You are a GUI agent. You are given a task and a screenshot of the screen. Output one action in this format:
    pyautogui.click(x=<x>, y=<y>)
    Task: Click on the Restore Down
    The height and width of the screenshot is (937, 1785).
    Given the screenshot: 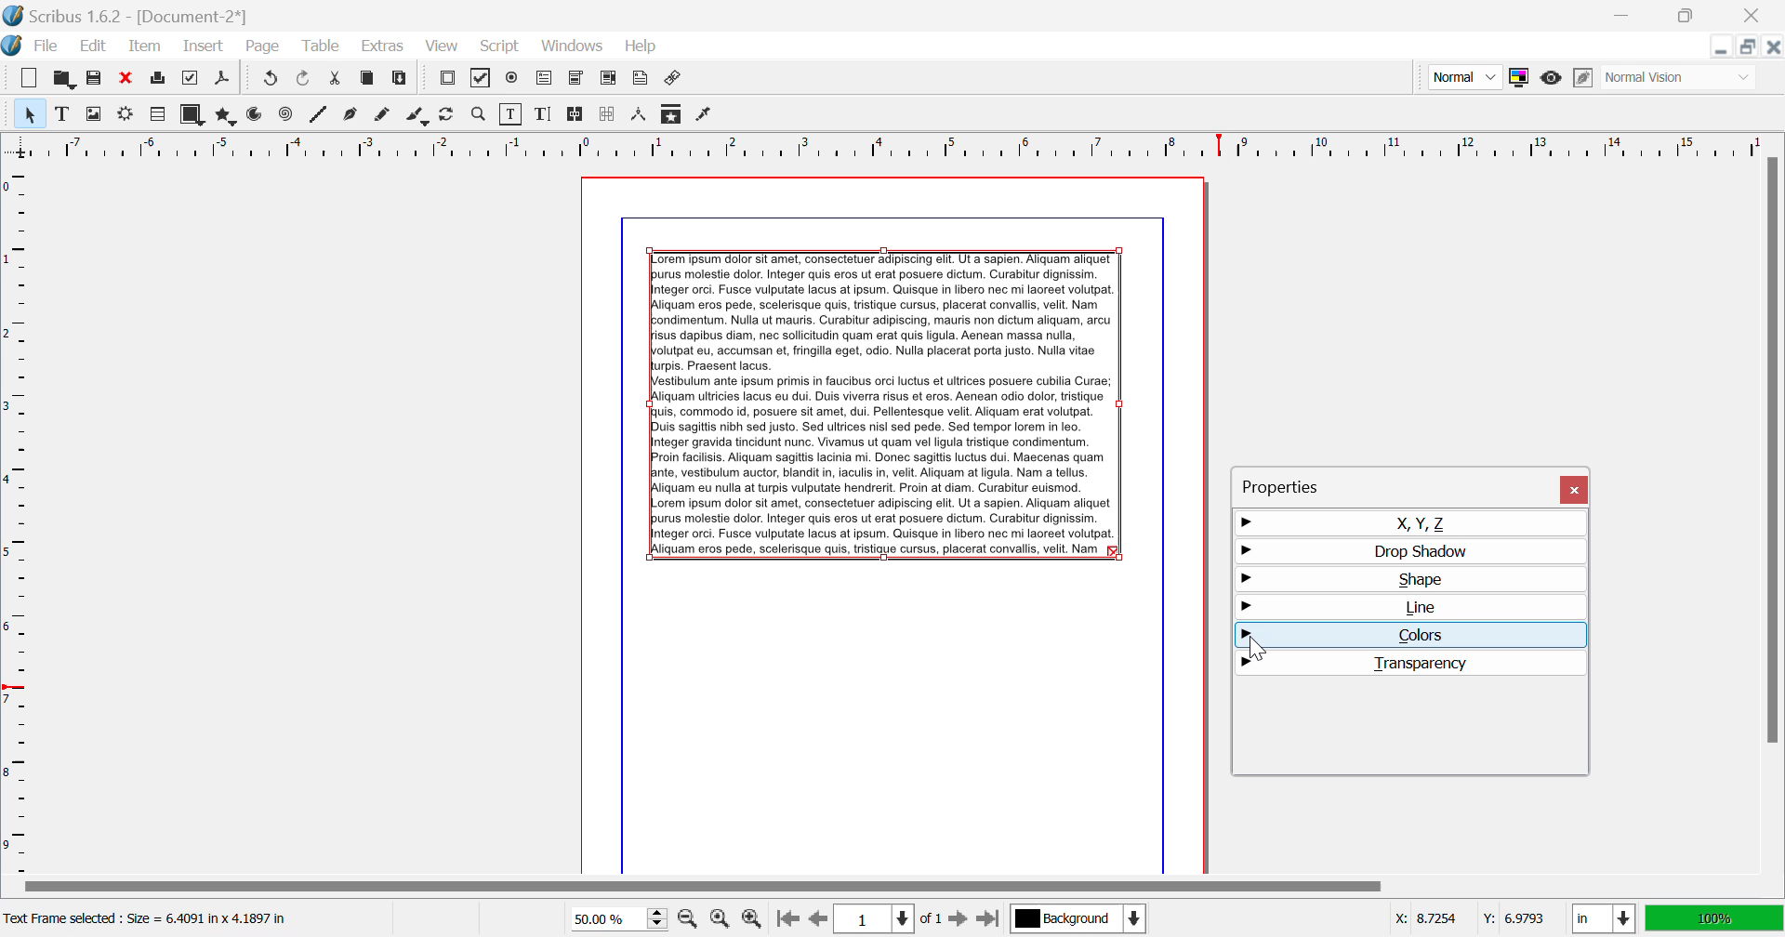 What is the action you would take?
    pyautogui.click(x=1723, y=46)
    